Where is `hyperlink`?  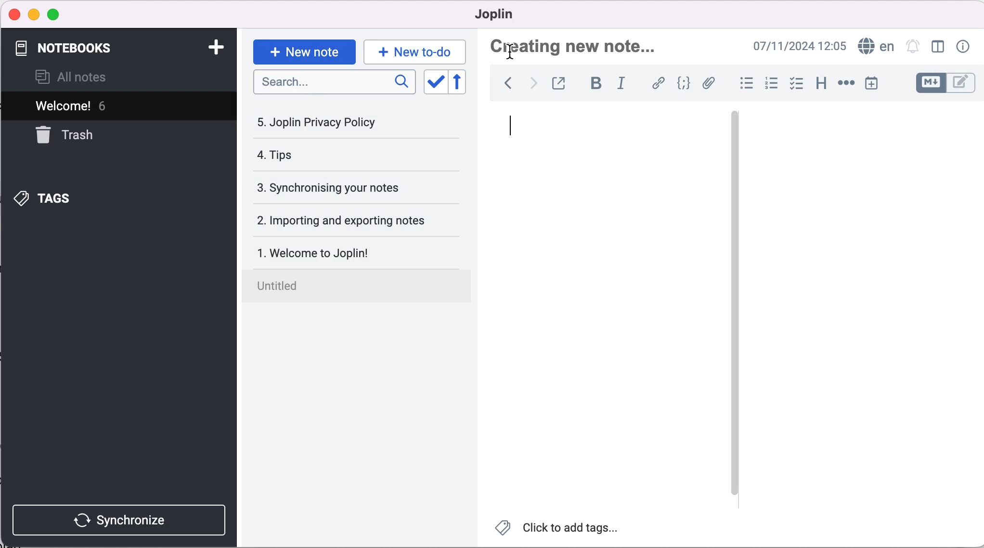
hyperlink is located at coordinates (656, 83).